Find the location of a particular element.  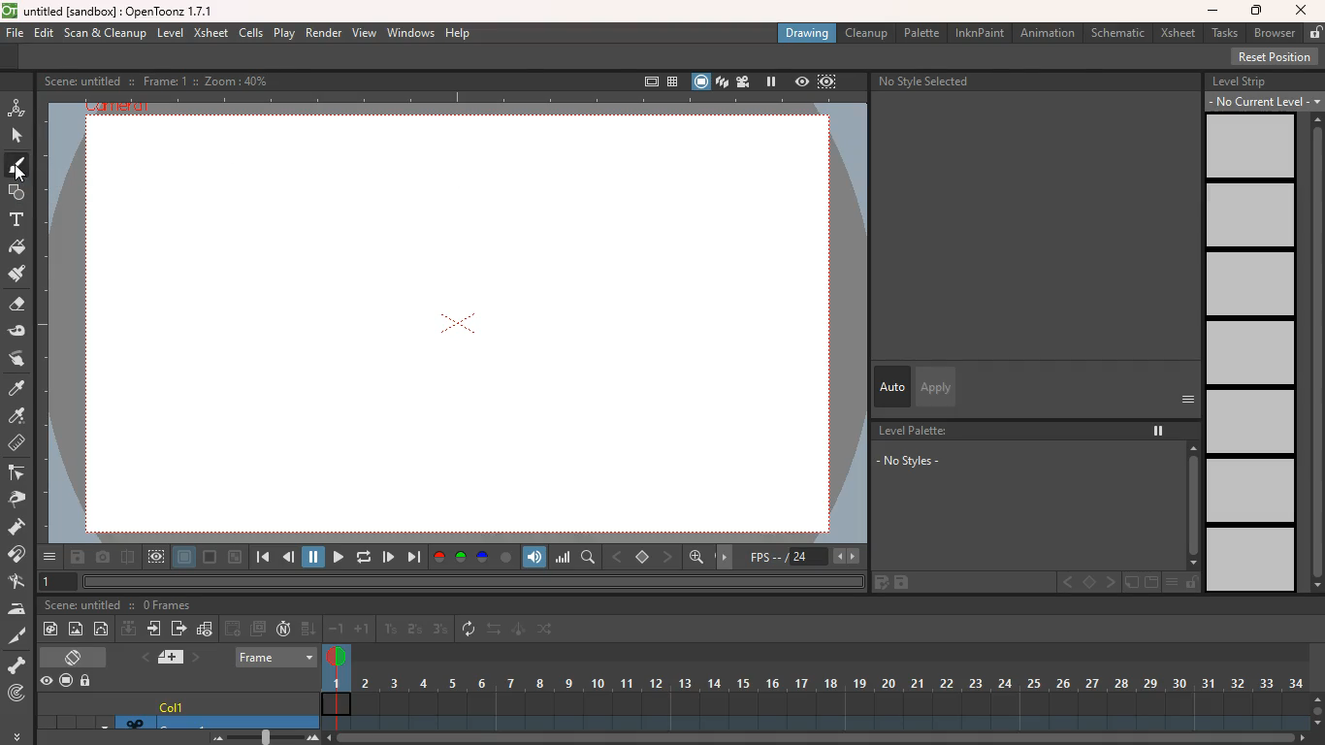

animation is located at coordinates (1048, 33).